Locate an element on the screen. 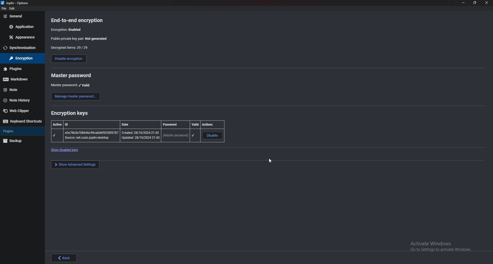 The image size is (493, 264). encryption disabled is located at coordinates (68, 29).